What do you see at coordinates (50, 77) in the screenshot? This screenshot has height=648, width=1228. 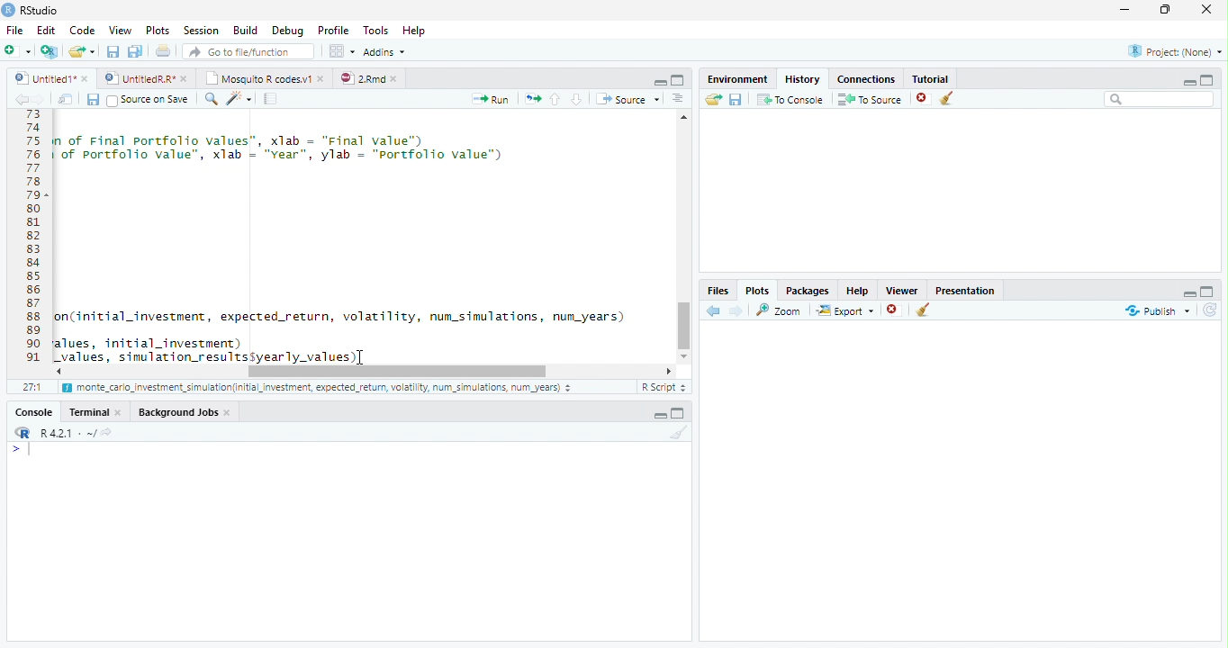 I see `Untited1*` at bounding box center [50, 77].